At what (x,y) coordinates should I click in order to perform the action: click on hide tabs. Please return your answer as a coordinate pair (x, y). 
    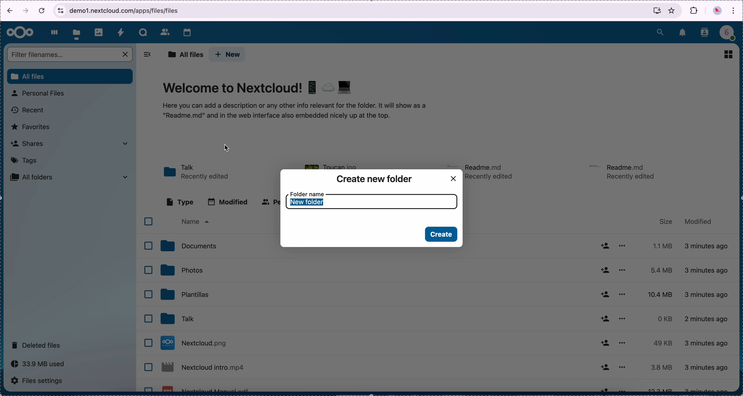
    Looking at the image, I should click on (147, 56).